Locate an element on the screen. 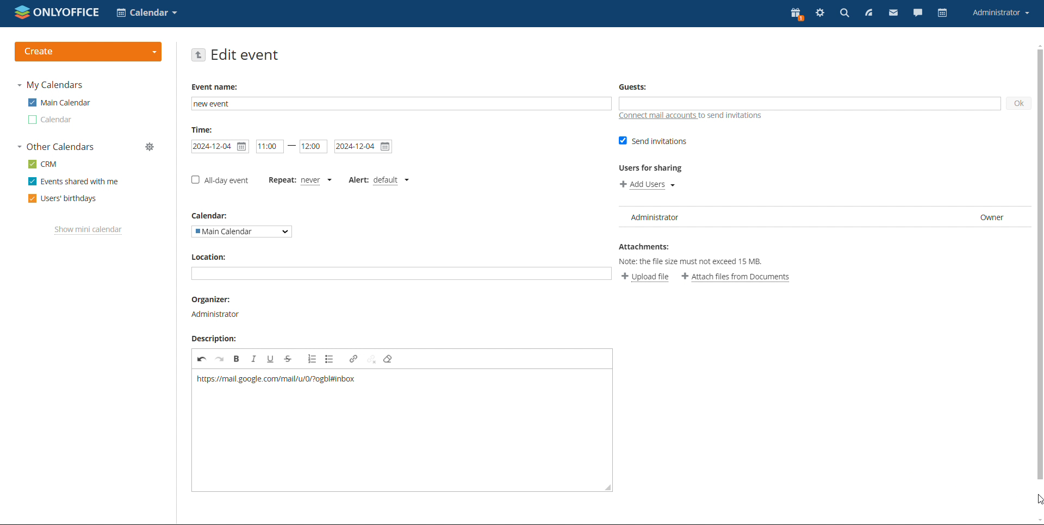  add guests is located at coordinates (809, 103).